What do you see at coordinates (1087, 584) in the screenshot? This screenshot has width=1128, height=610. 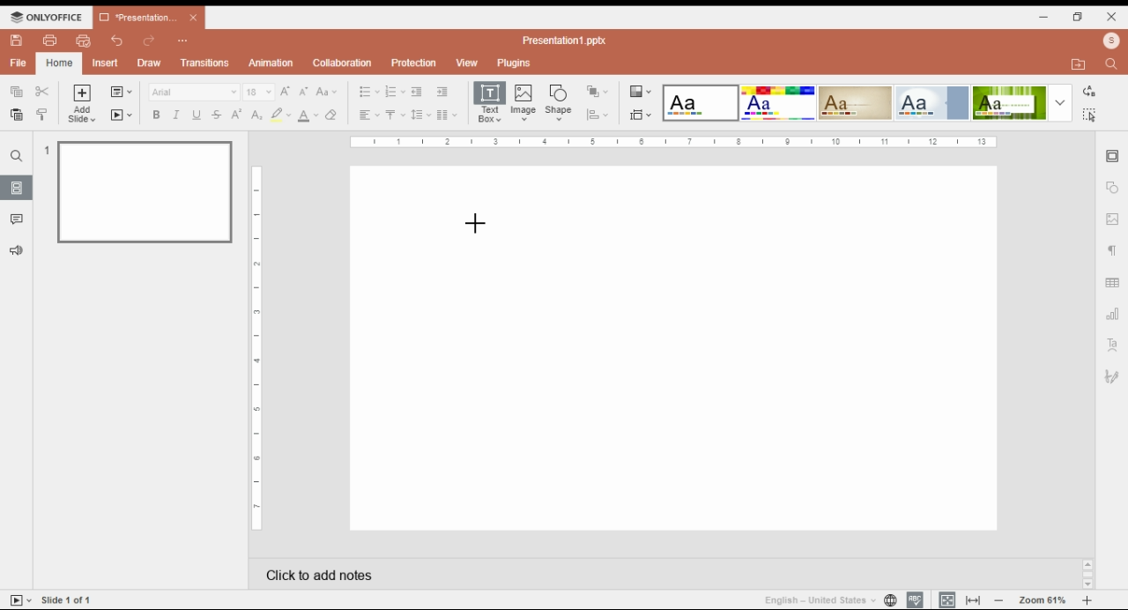 I see `scroll down` at bounding box center [1087, 584].